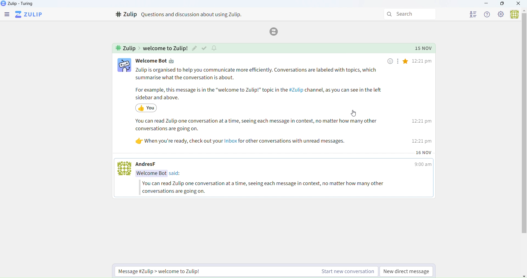 The height and width of the screenshot is (278, 527). What do you see at coordinates (152, 61) in the screenshot?
I see `Welcome Bot` at bounding box center [152, 61].